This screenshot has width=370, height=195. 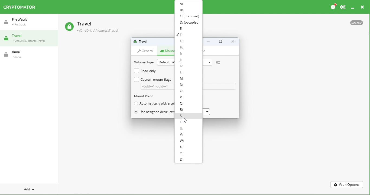 What do you see at coordinates (182, 129) in the screenshot?
I see `U:` at bounding box center [182, 129].